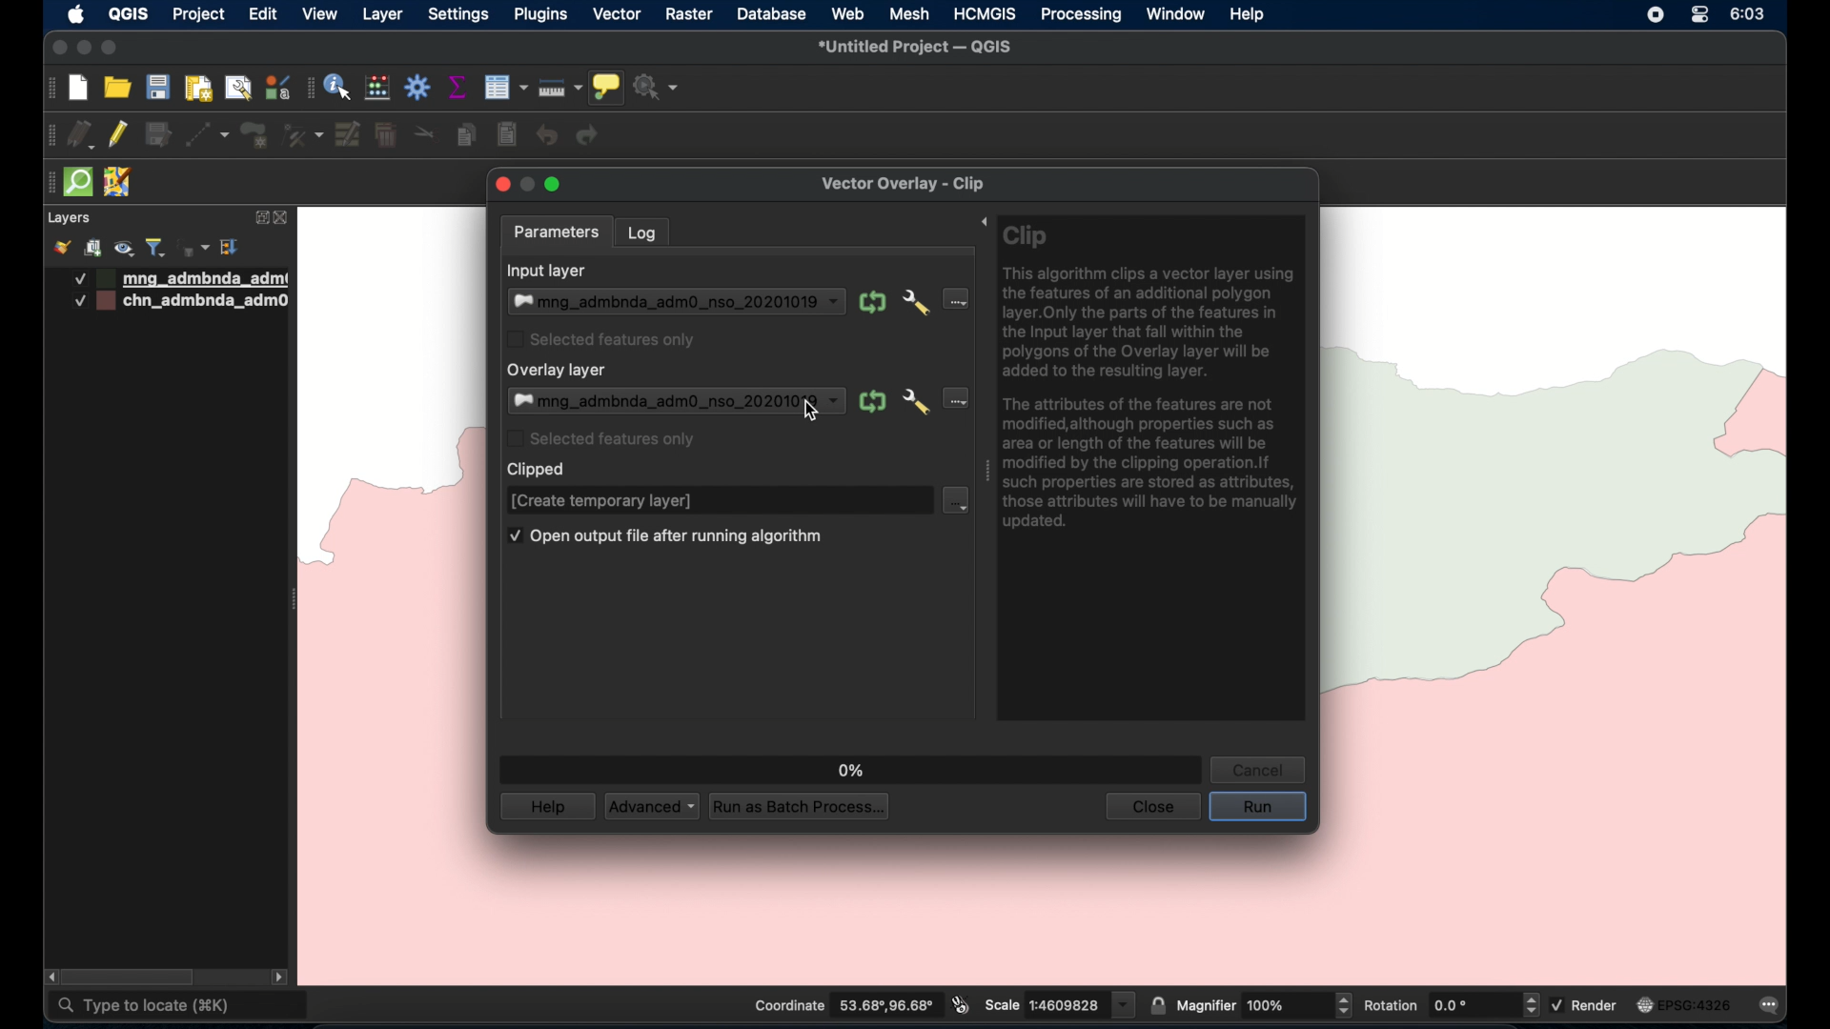 The image size is (1830, 1029). What do you see at coordinates (79, 182) in the screenshot?
I see `quick osm` at bounding box center [79, 182].